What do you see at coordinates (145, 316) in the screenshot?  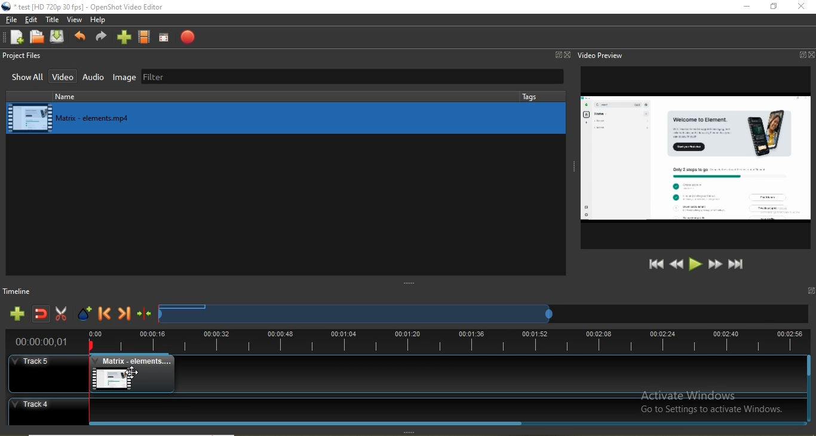 I see `Centre the timeline on the playhead` at bounding box center [145, 316].